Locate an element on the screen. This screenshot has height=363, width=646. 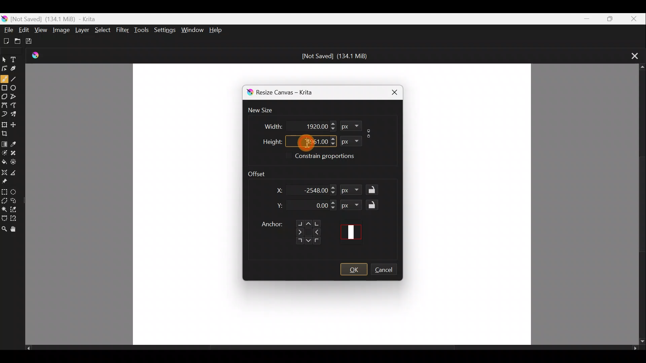
Decrease Y dimension is located at coordinates (333, 208).